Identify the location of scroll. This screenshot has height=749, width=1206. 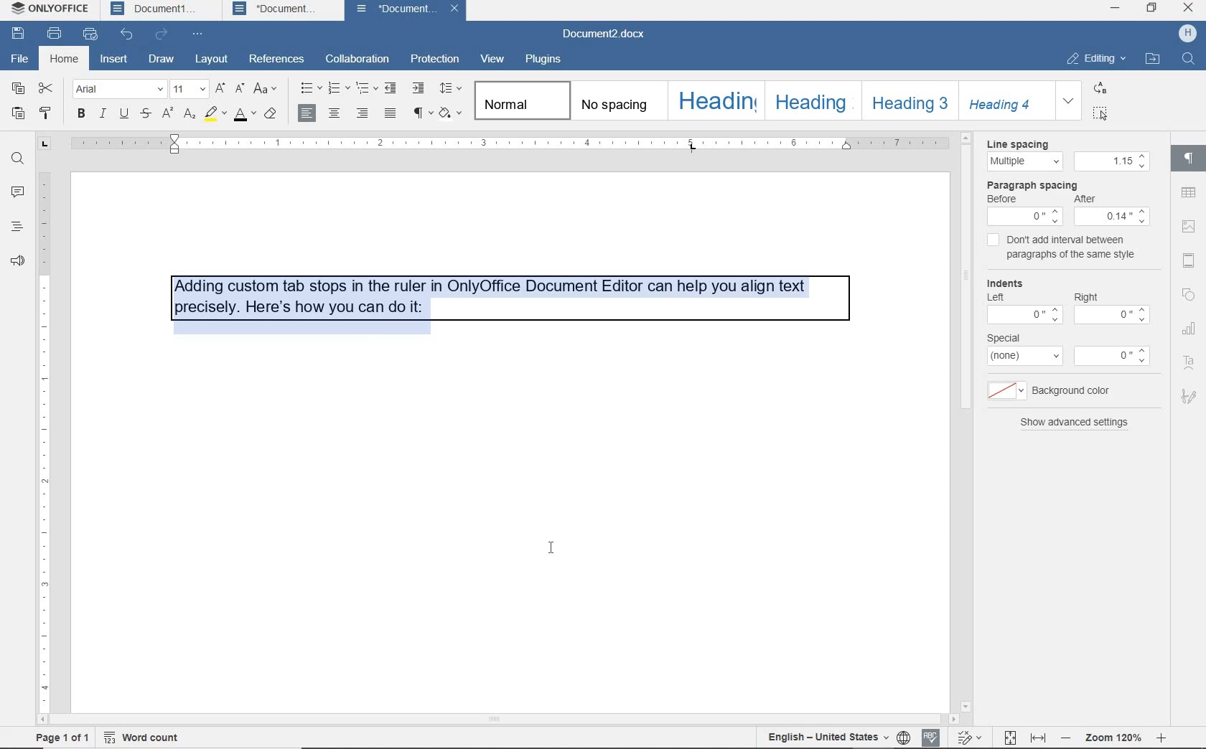
(518, 720).